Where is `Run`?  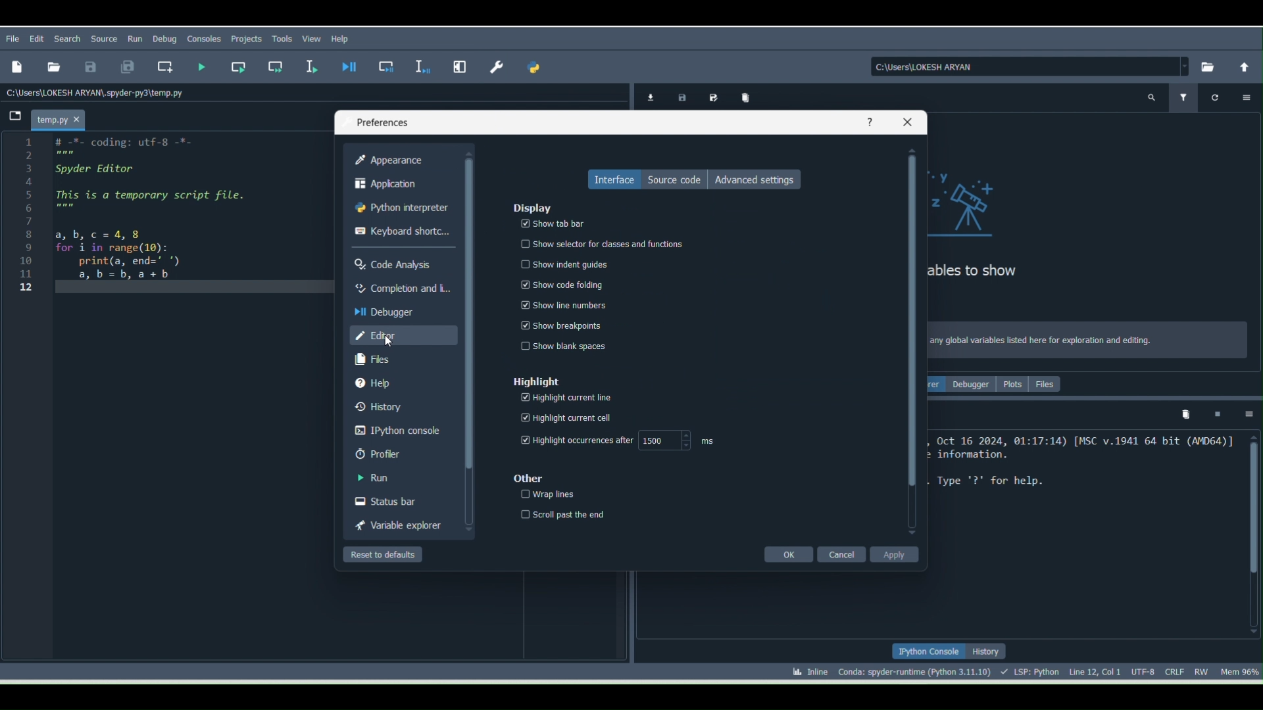 Run is located at coordinates (136, 37).